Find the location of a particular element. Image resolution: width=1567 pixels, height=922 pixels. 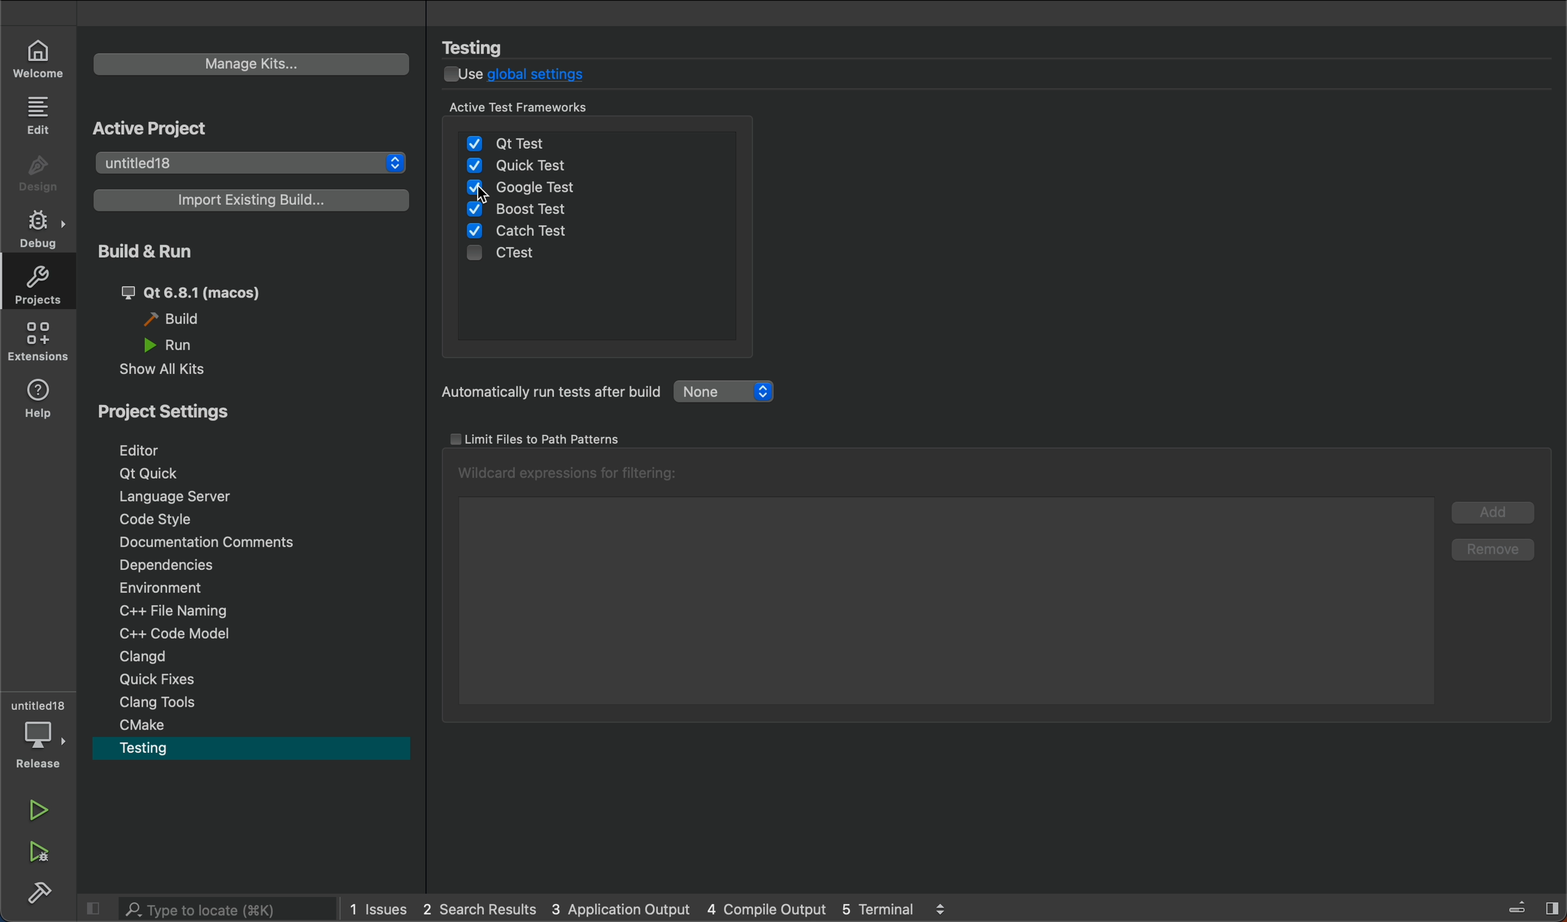

import build is located at coordinates (252, 201).